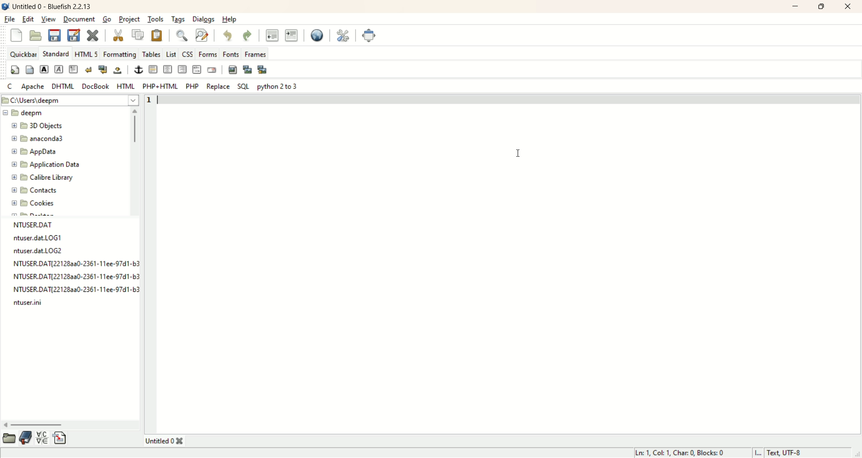  I want to click on tools, so click(155, 19).